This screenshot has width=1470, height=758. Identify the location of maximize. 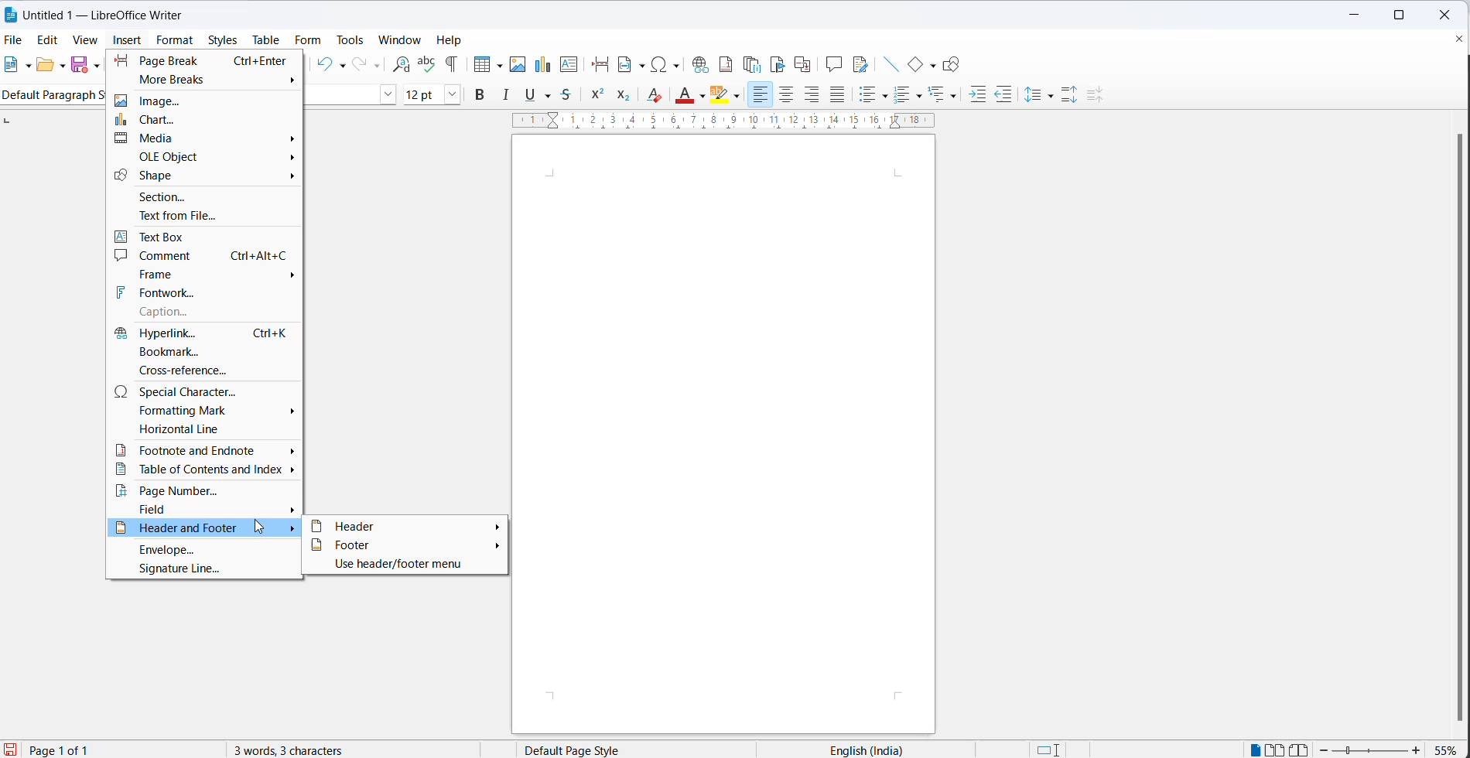
(1399, 17).